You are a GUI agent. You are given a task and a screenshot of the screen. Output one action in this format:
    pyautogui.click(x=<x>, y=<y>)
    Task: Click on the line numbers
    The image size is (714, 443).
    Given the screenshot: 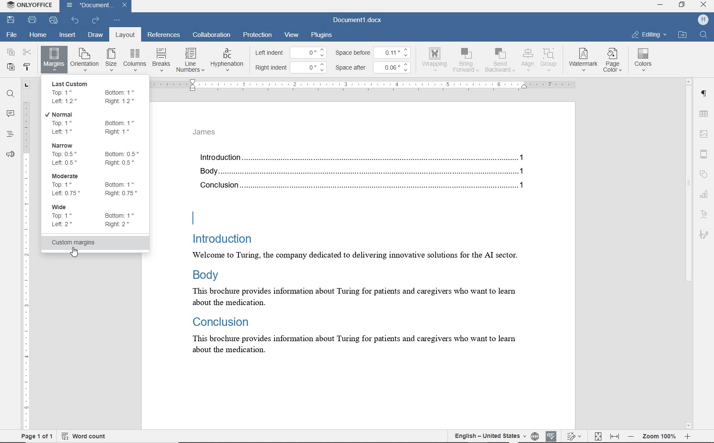 What is the action you would take?
    pyautogui.click(x=190, y=60)
    